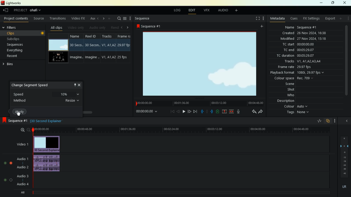  I want to click on time, so click(198, 103).